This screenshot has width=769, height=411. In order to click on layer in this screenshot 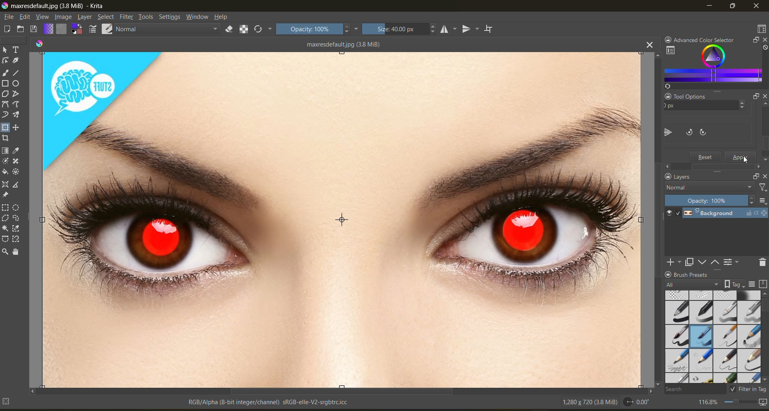, I will do `click(724, 215)`.